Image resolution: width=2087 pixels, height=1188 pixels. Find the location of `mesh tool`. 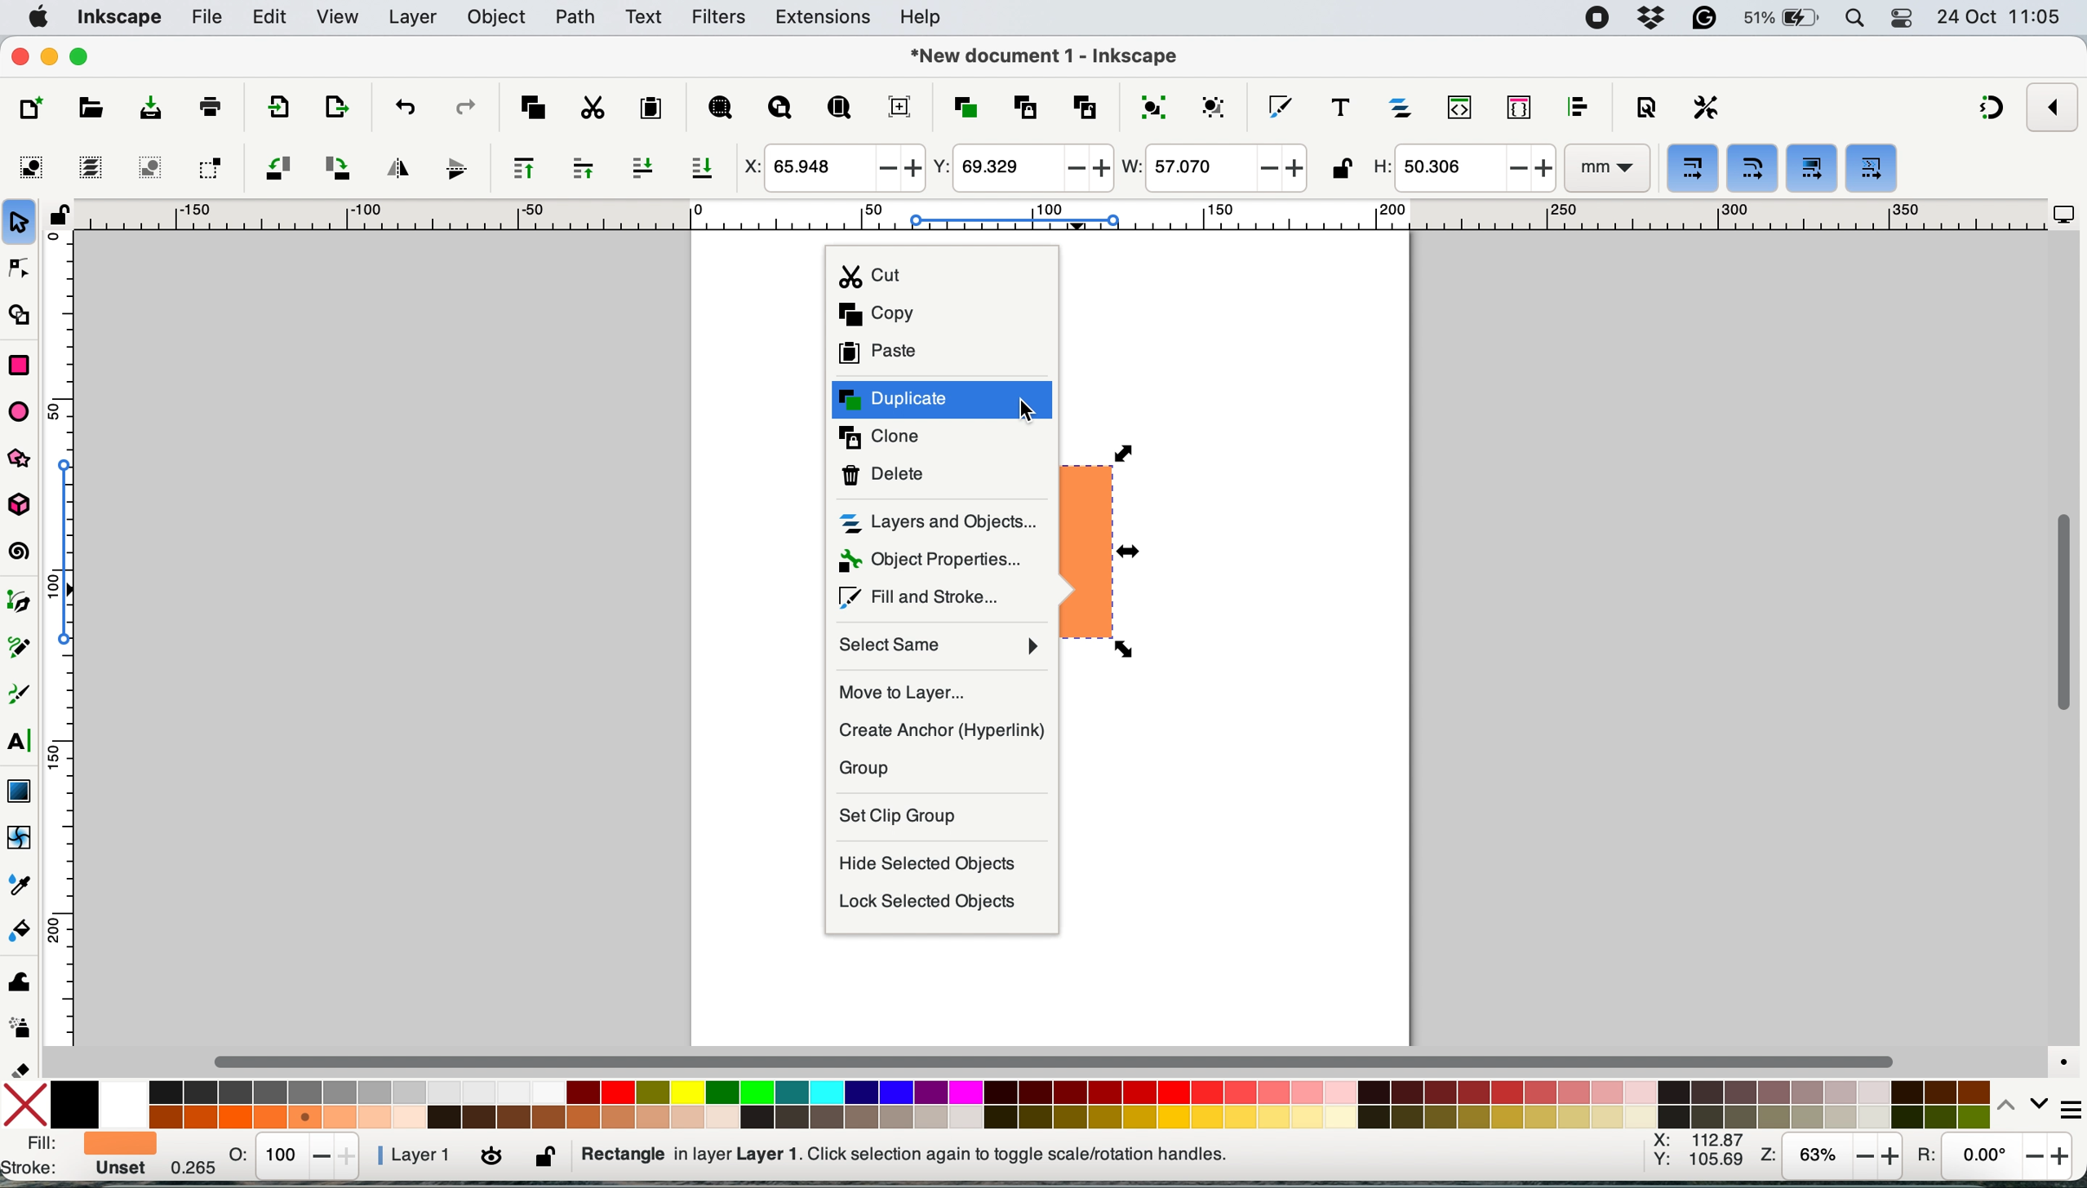

mesh tool is located at coordinates (21, 840).